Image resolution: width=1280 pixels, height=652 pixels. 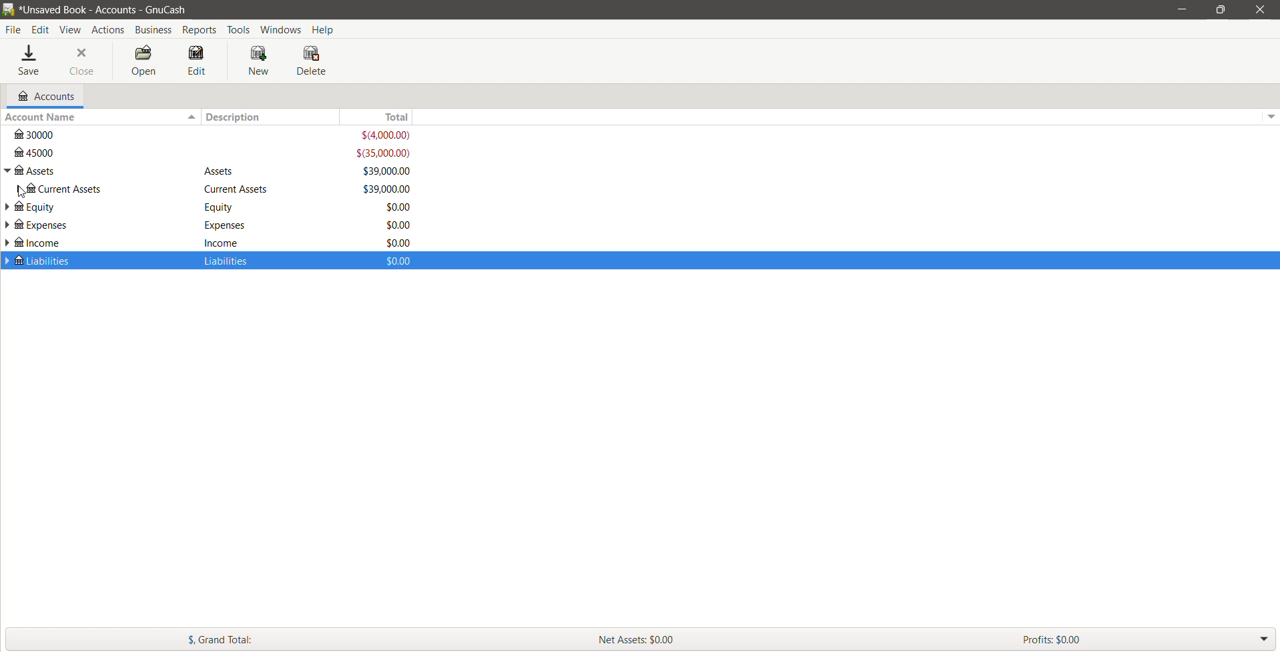 I want to click on $0.00, so click(x=396, y=207).